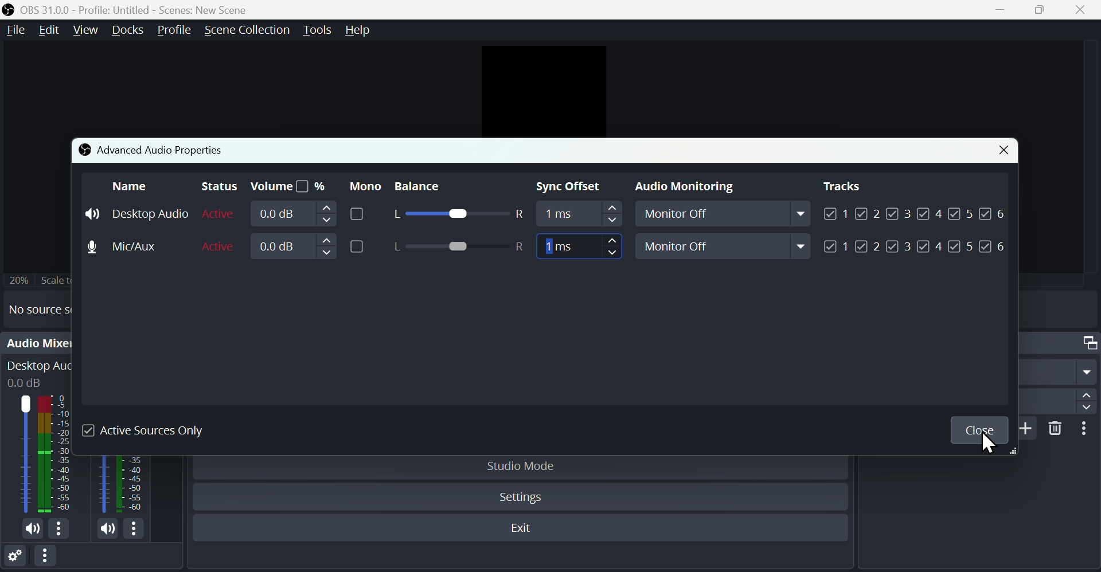 This screenshot has width=1101, height=572. Describe the element at coordinates (834, 213) in the screenshot. I see `(un)check Track 1` at that location.